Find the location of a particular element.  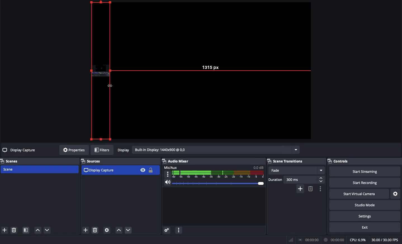

Controls is located at coordinates (365, 161).